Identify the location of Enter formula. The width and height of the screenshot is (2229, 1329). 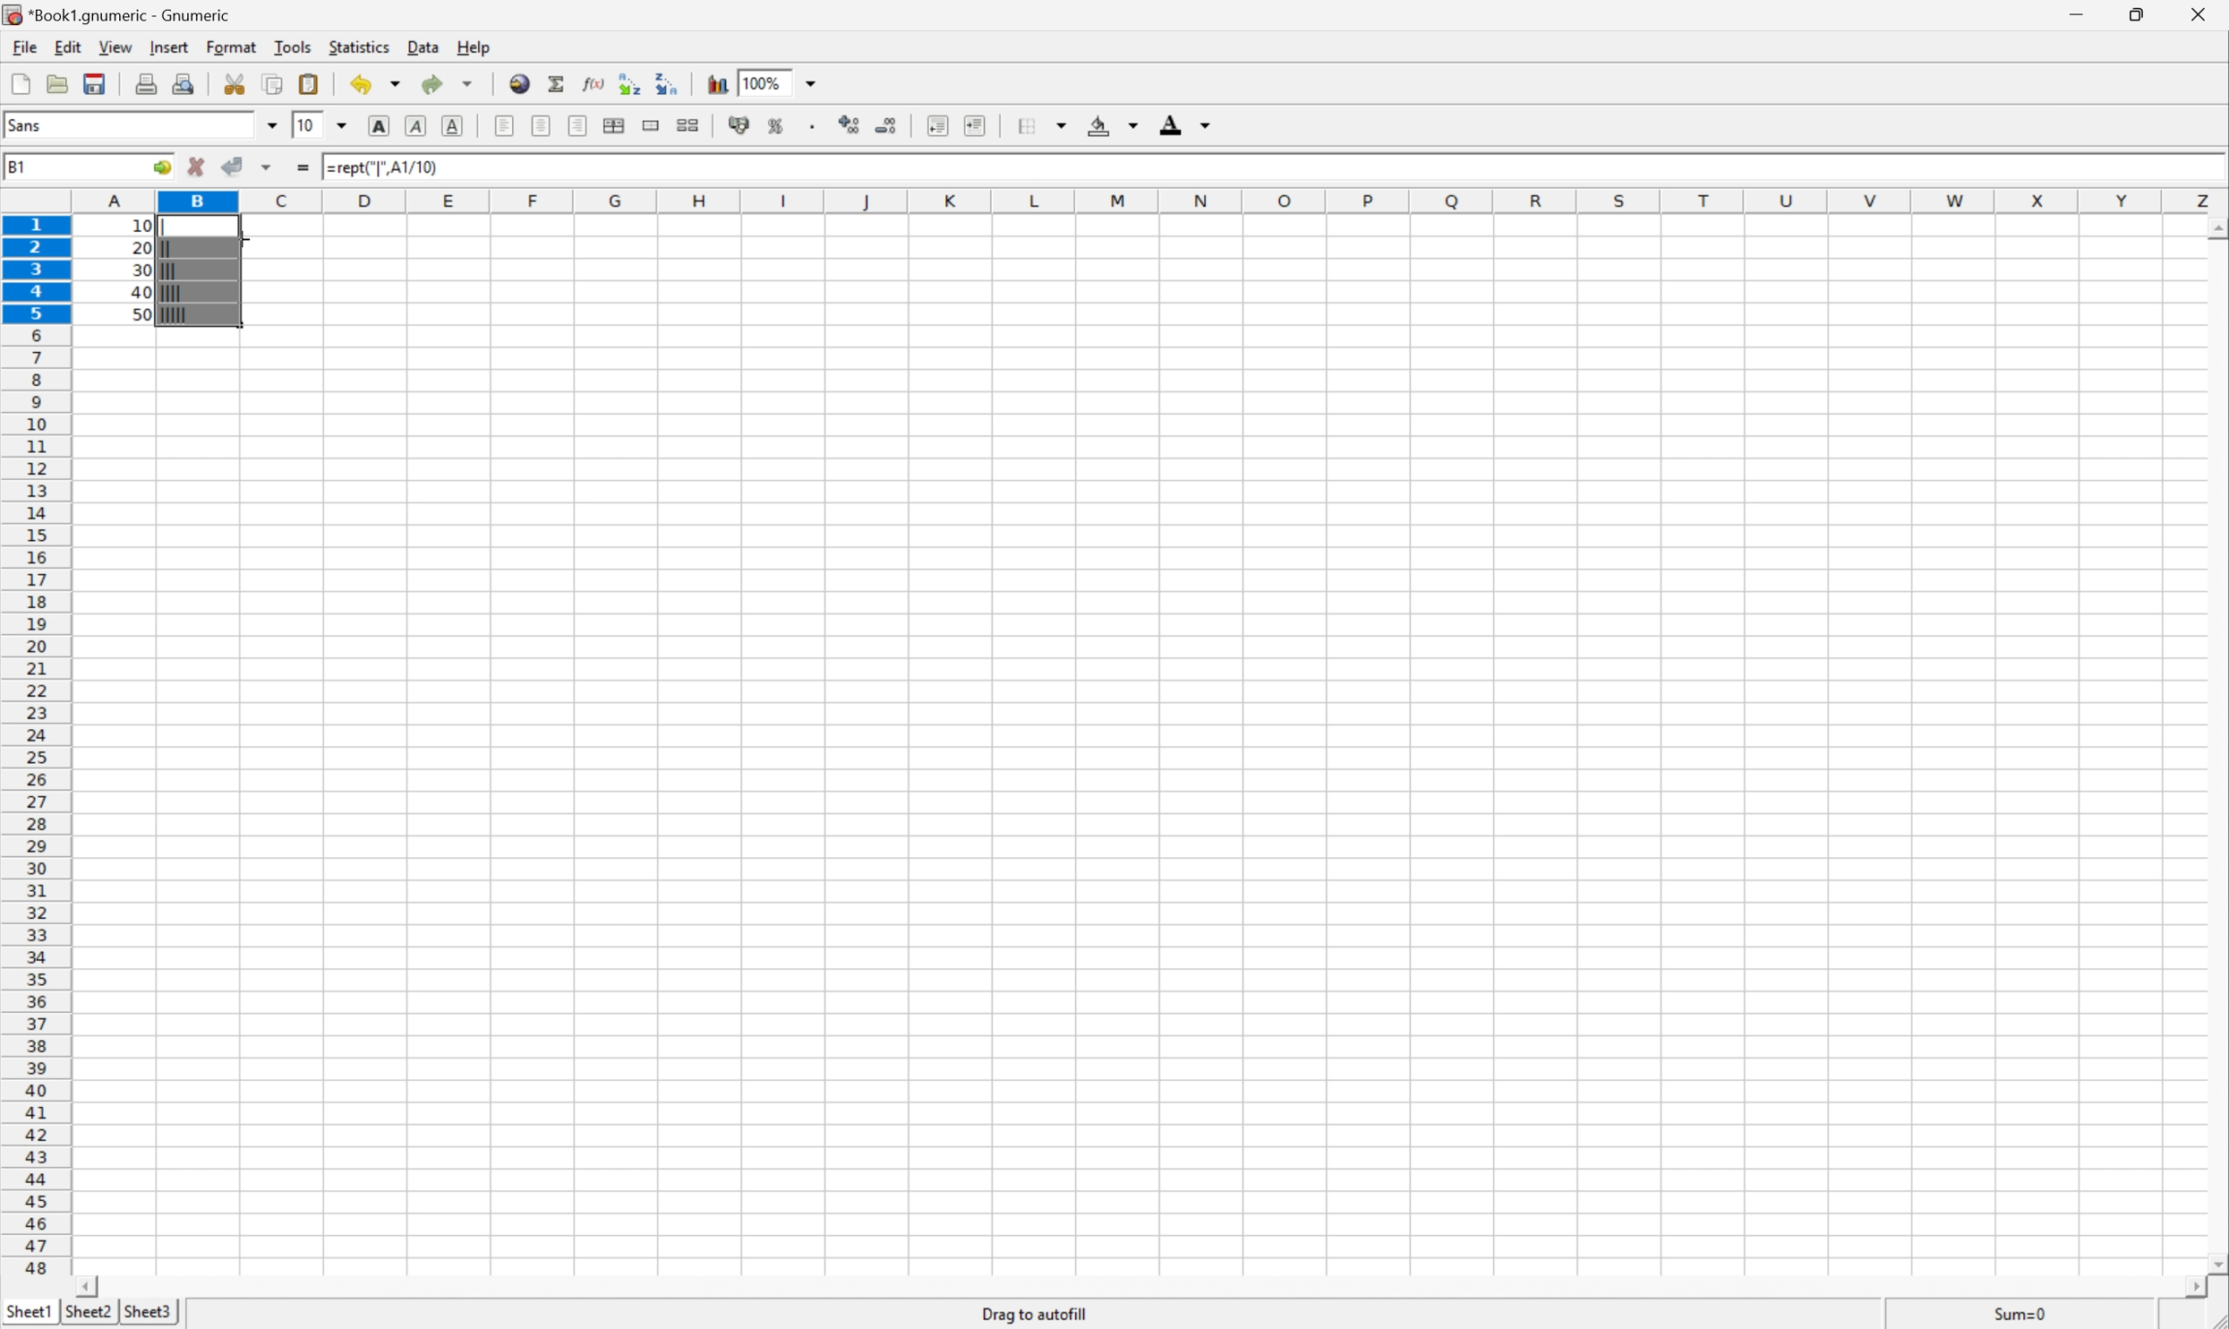
(303, 167).